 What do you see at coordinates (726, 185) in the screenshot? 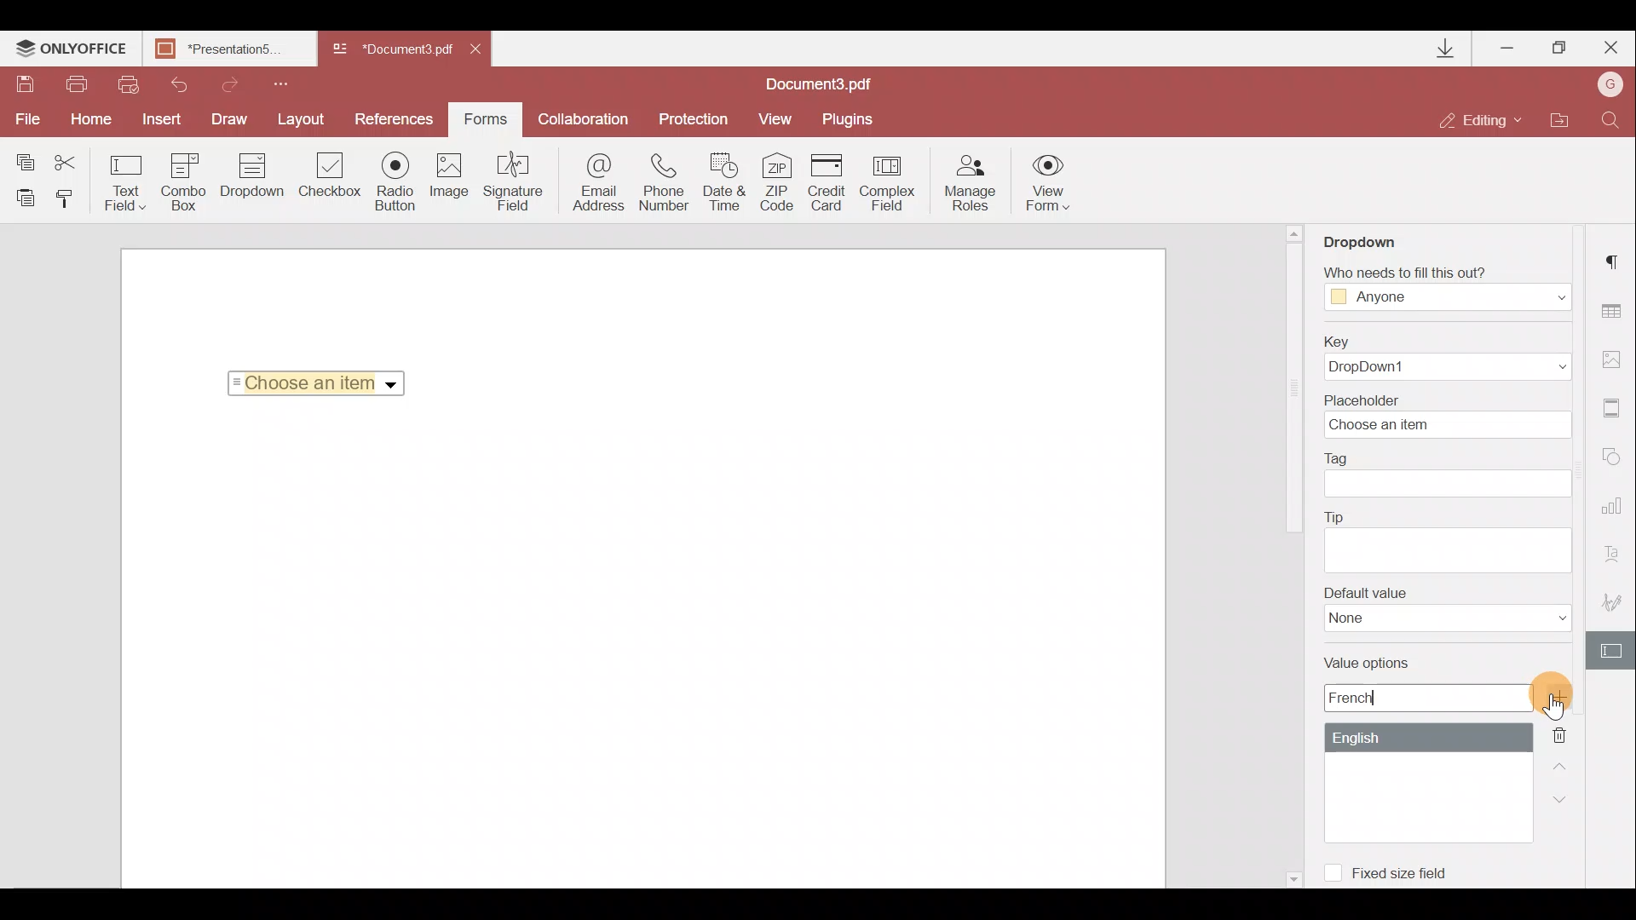
I see `Date & time` at bounding box center [726, 185].